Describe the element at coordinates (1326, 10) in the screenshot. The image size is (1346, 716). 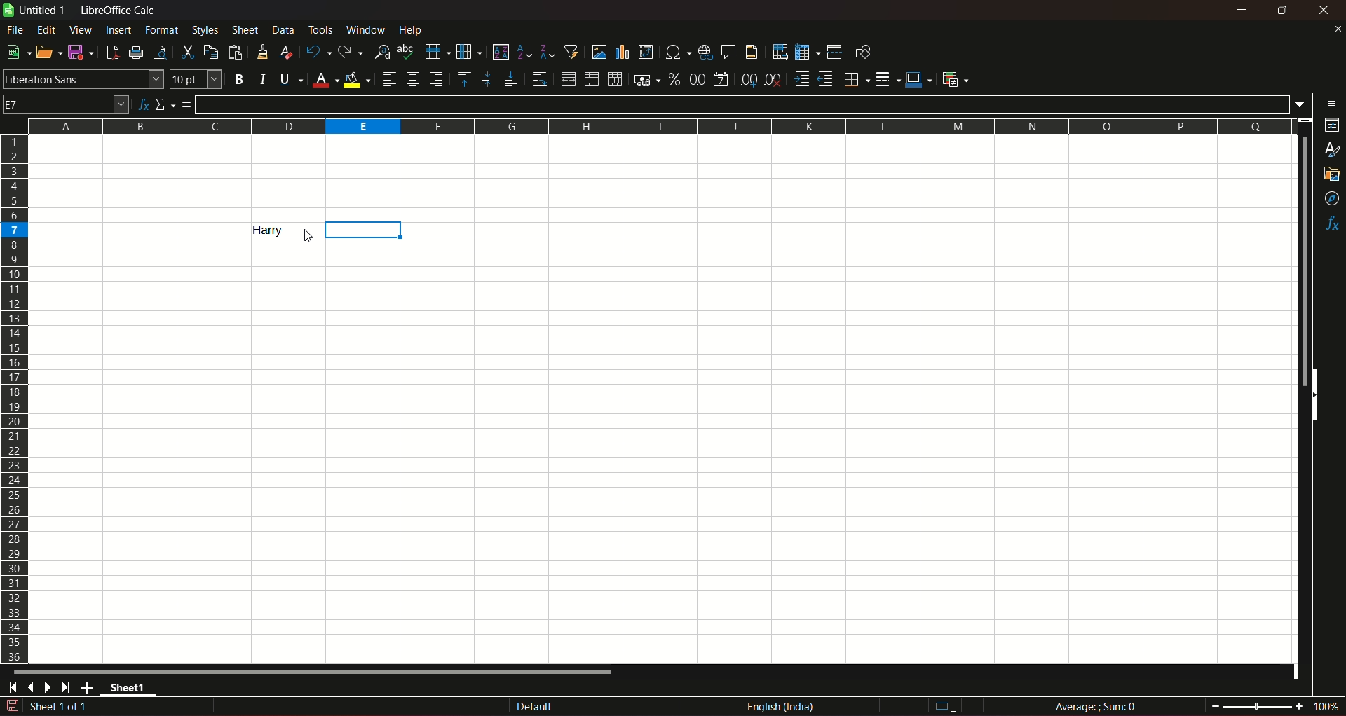
I see `close` at that location.